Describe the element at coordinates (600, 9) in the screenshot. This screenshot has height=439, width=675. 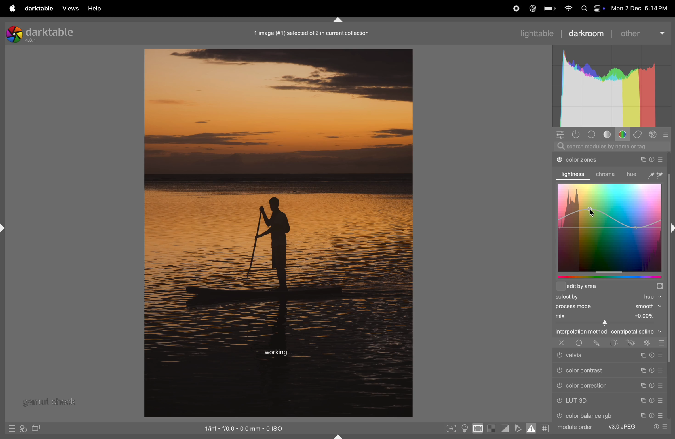
I see `control center` at that location.